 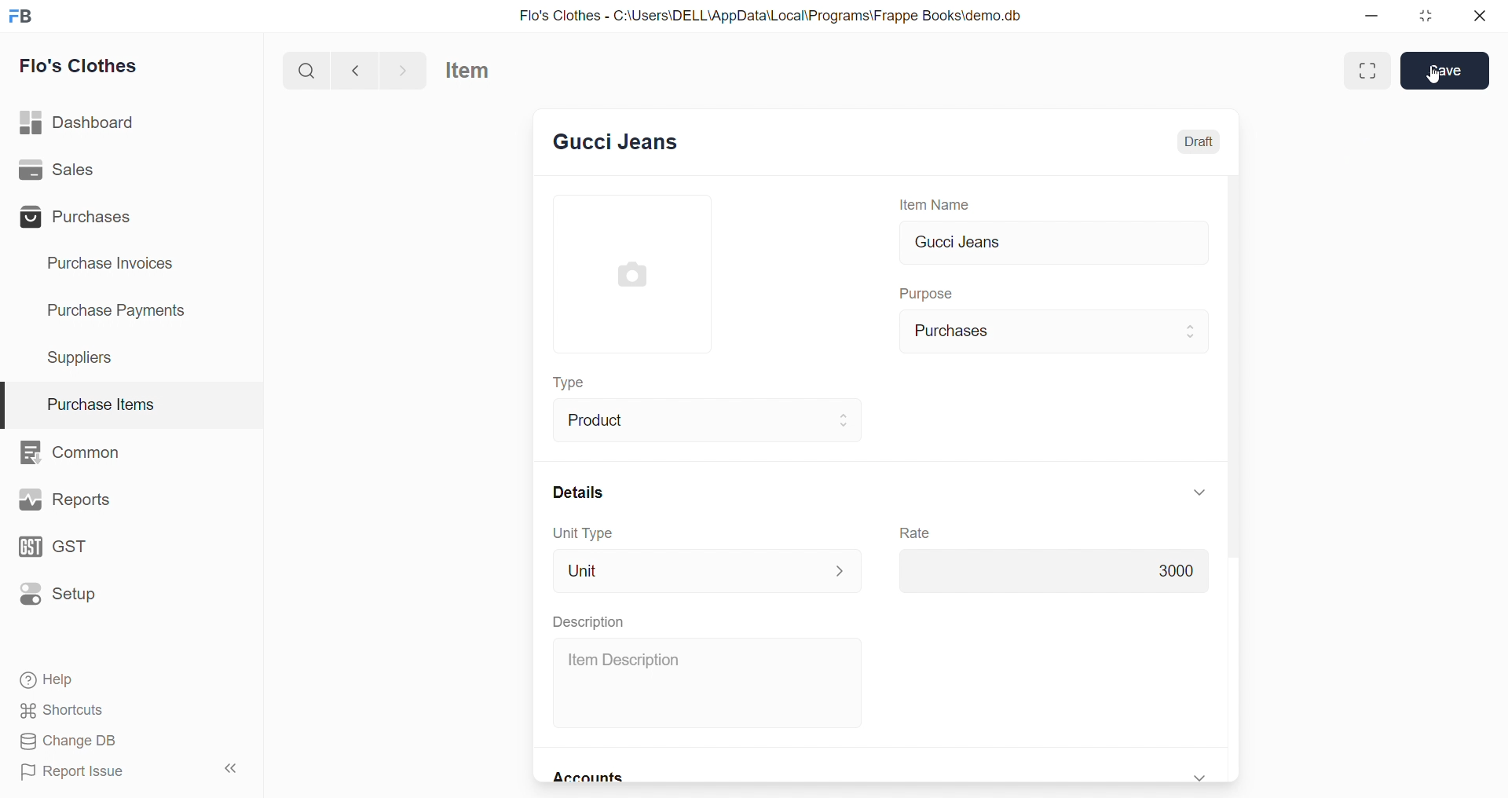 What do you see at coordinates (939, 203) in the screenshot?
I see `Item Name` at bounding box center [939, 203].